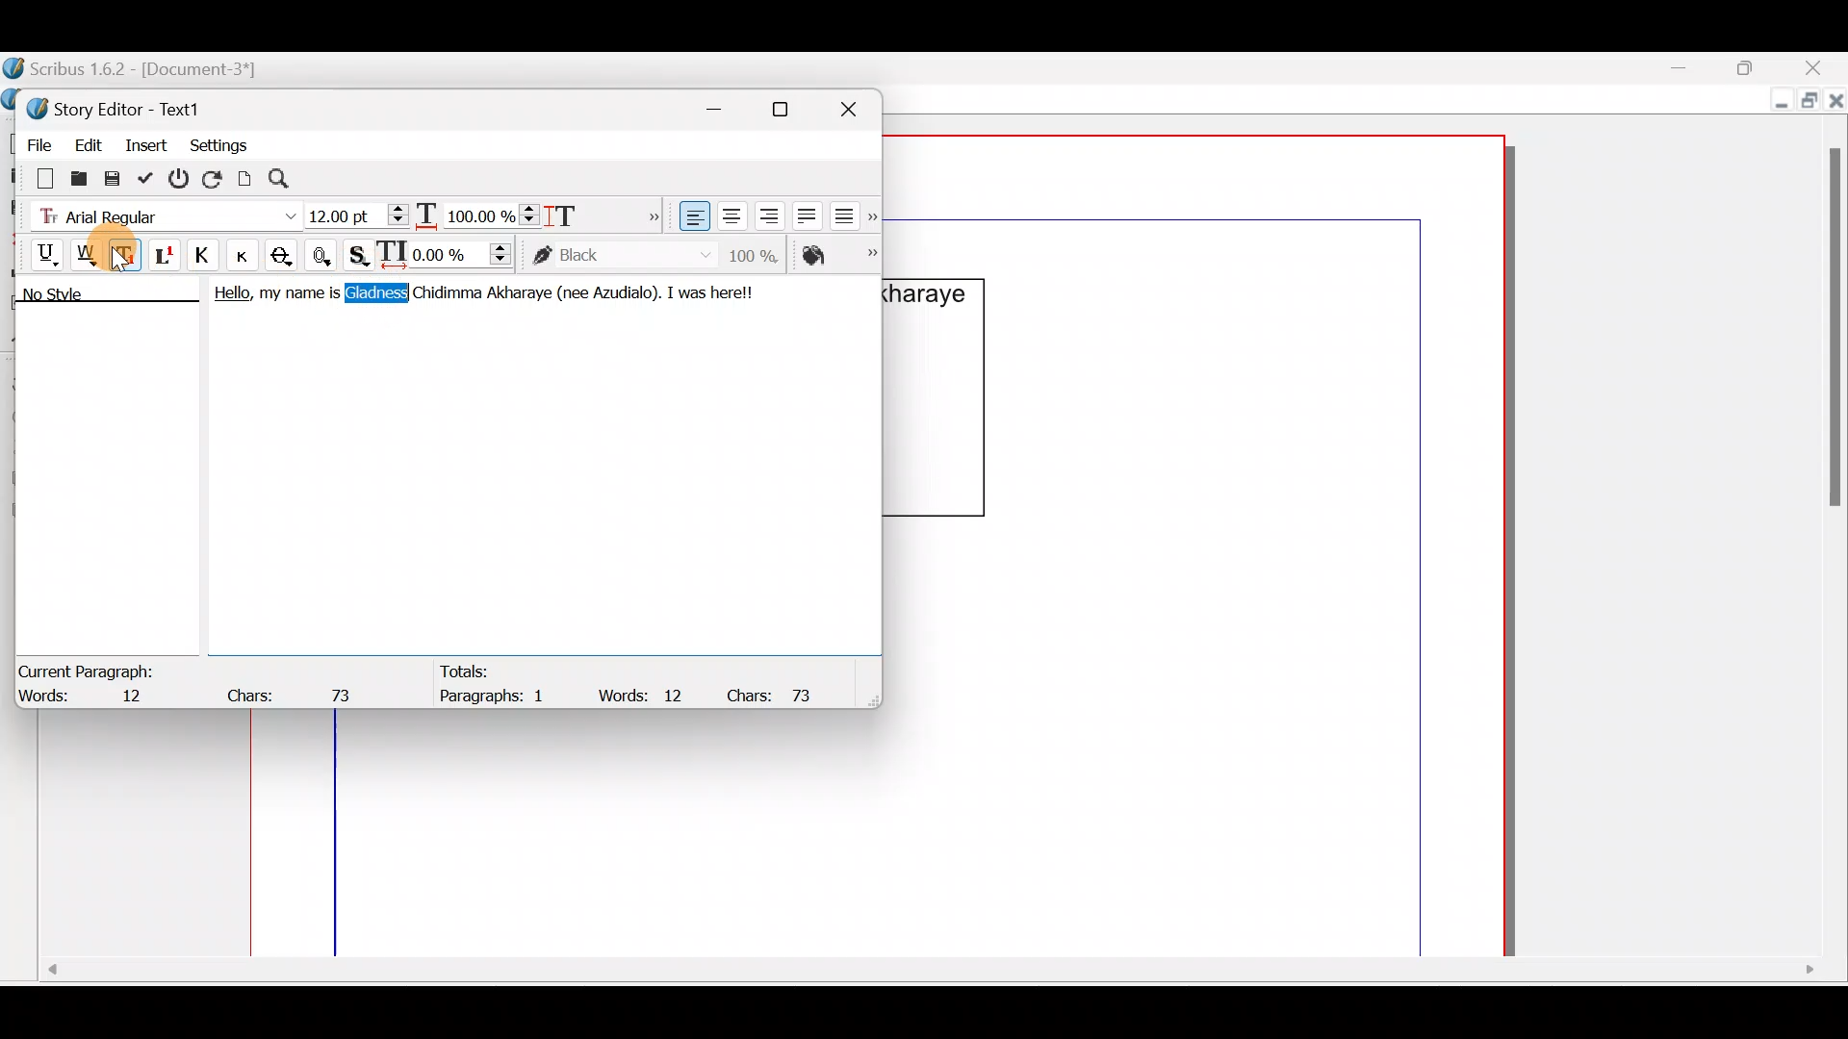 This screenshot has height=1039, width=1848. What do you see at coordinates (147, 143) in the screenshot?
I see `Insert ` at bounding box center [147, 143].